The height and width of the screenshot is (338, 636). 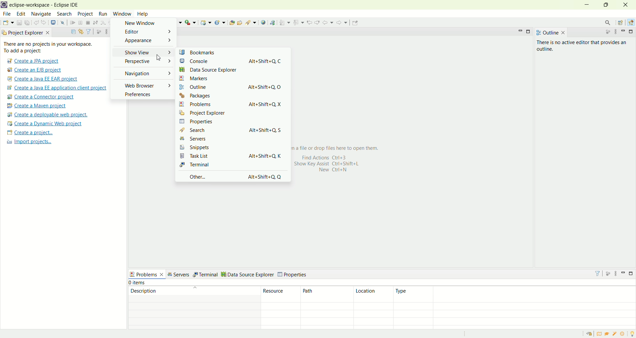 I want to click on resource, so click(x=279, y=294).